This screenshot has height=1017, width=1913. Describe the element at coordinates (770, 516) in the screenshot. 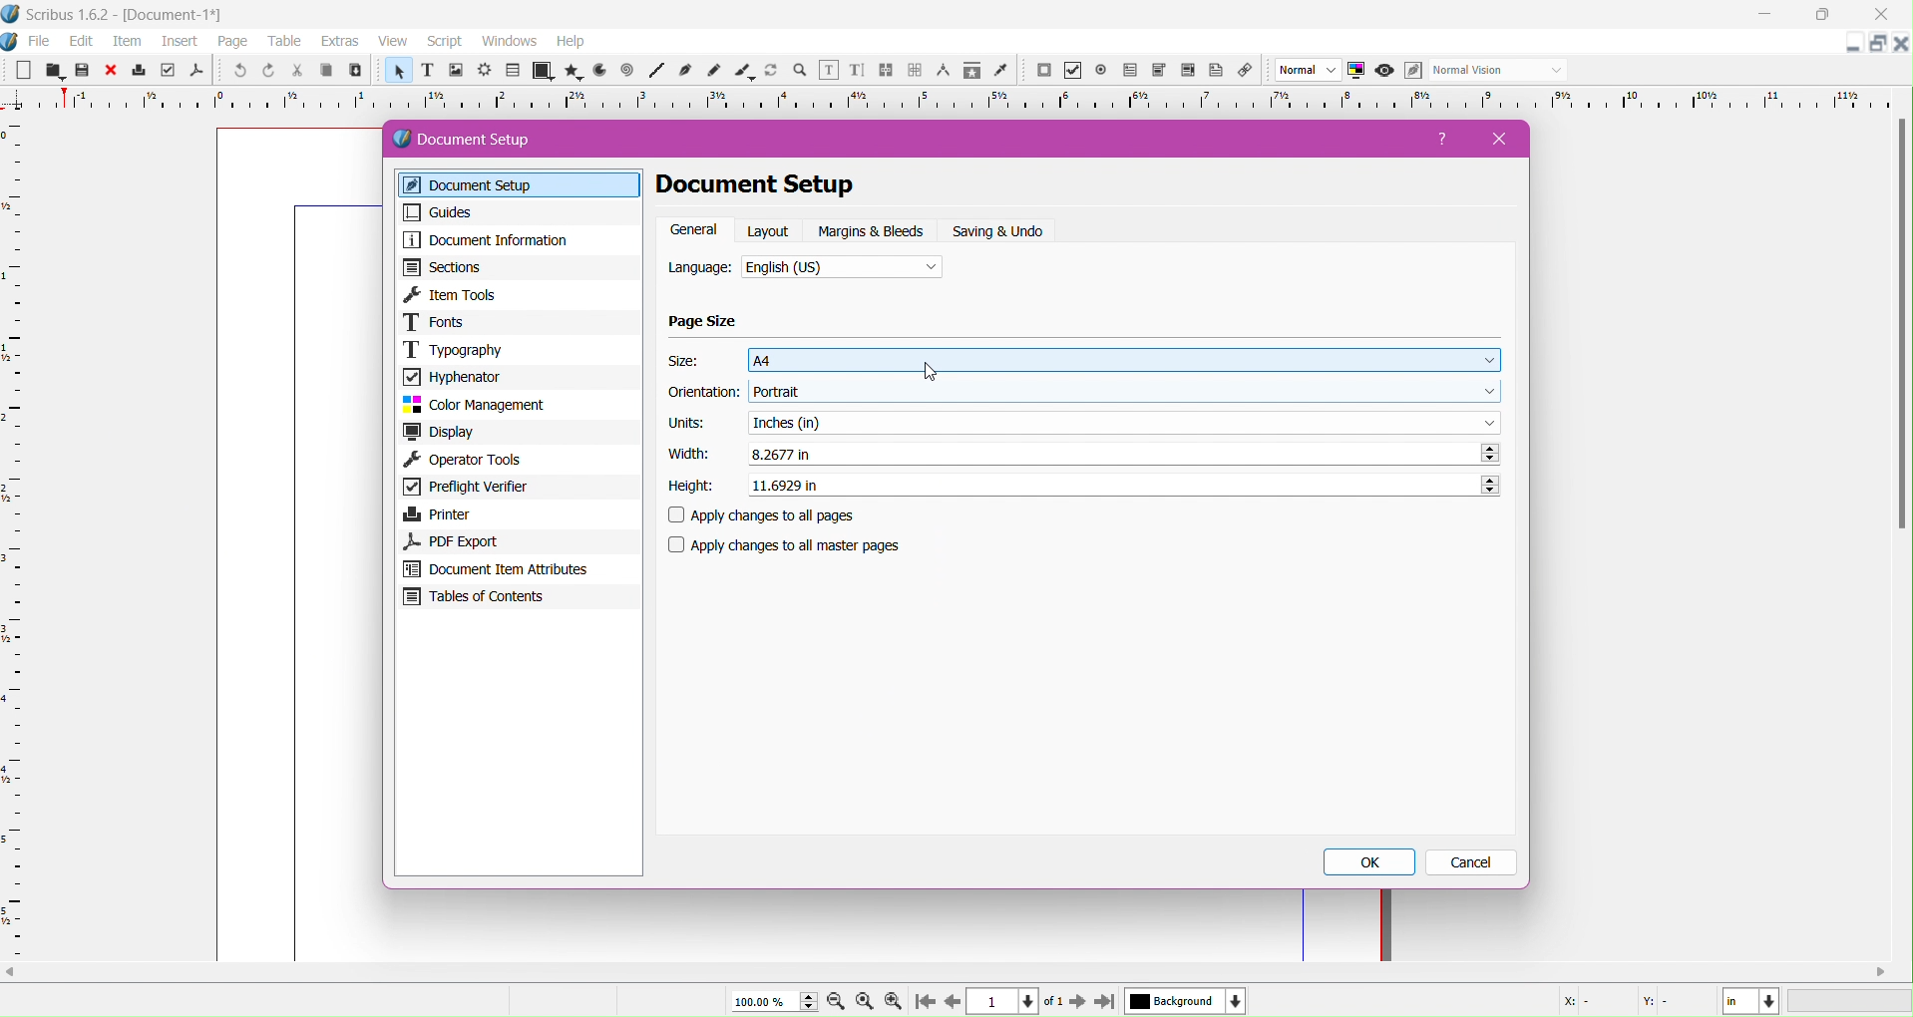

I see `Apply changes to all pages - enable/disable` at that location.